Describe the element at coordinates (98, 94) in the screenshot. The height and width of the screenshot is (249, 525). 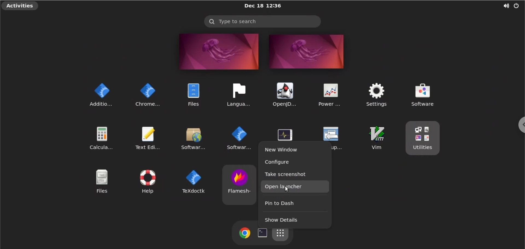
I see `additional settings ` at that location.